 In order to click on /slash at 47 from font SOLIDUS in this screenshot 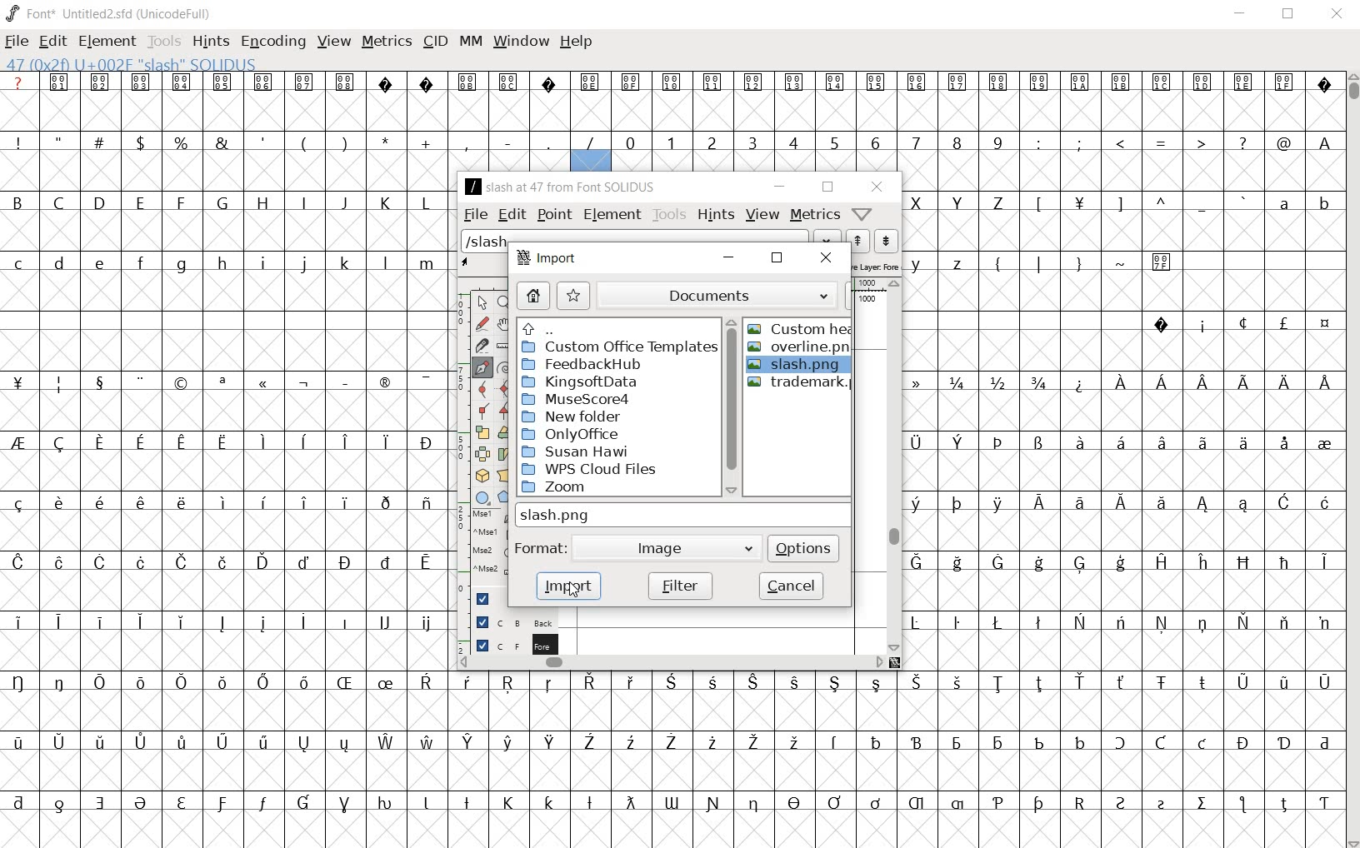, I will do `click(560, 187)`.